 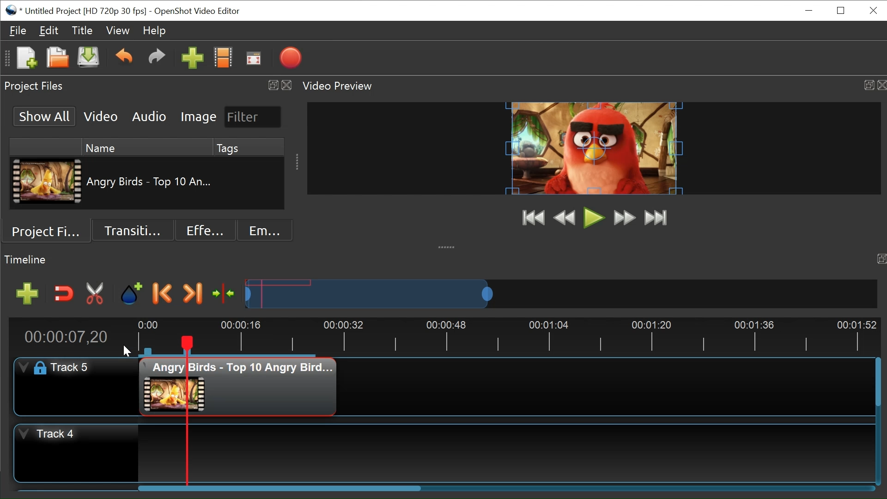 What do you see at coordinates (597, 147) in the screenshot?
I see `Preview Window` at bounding box center [597, 147].